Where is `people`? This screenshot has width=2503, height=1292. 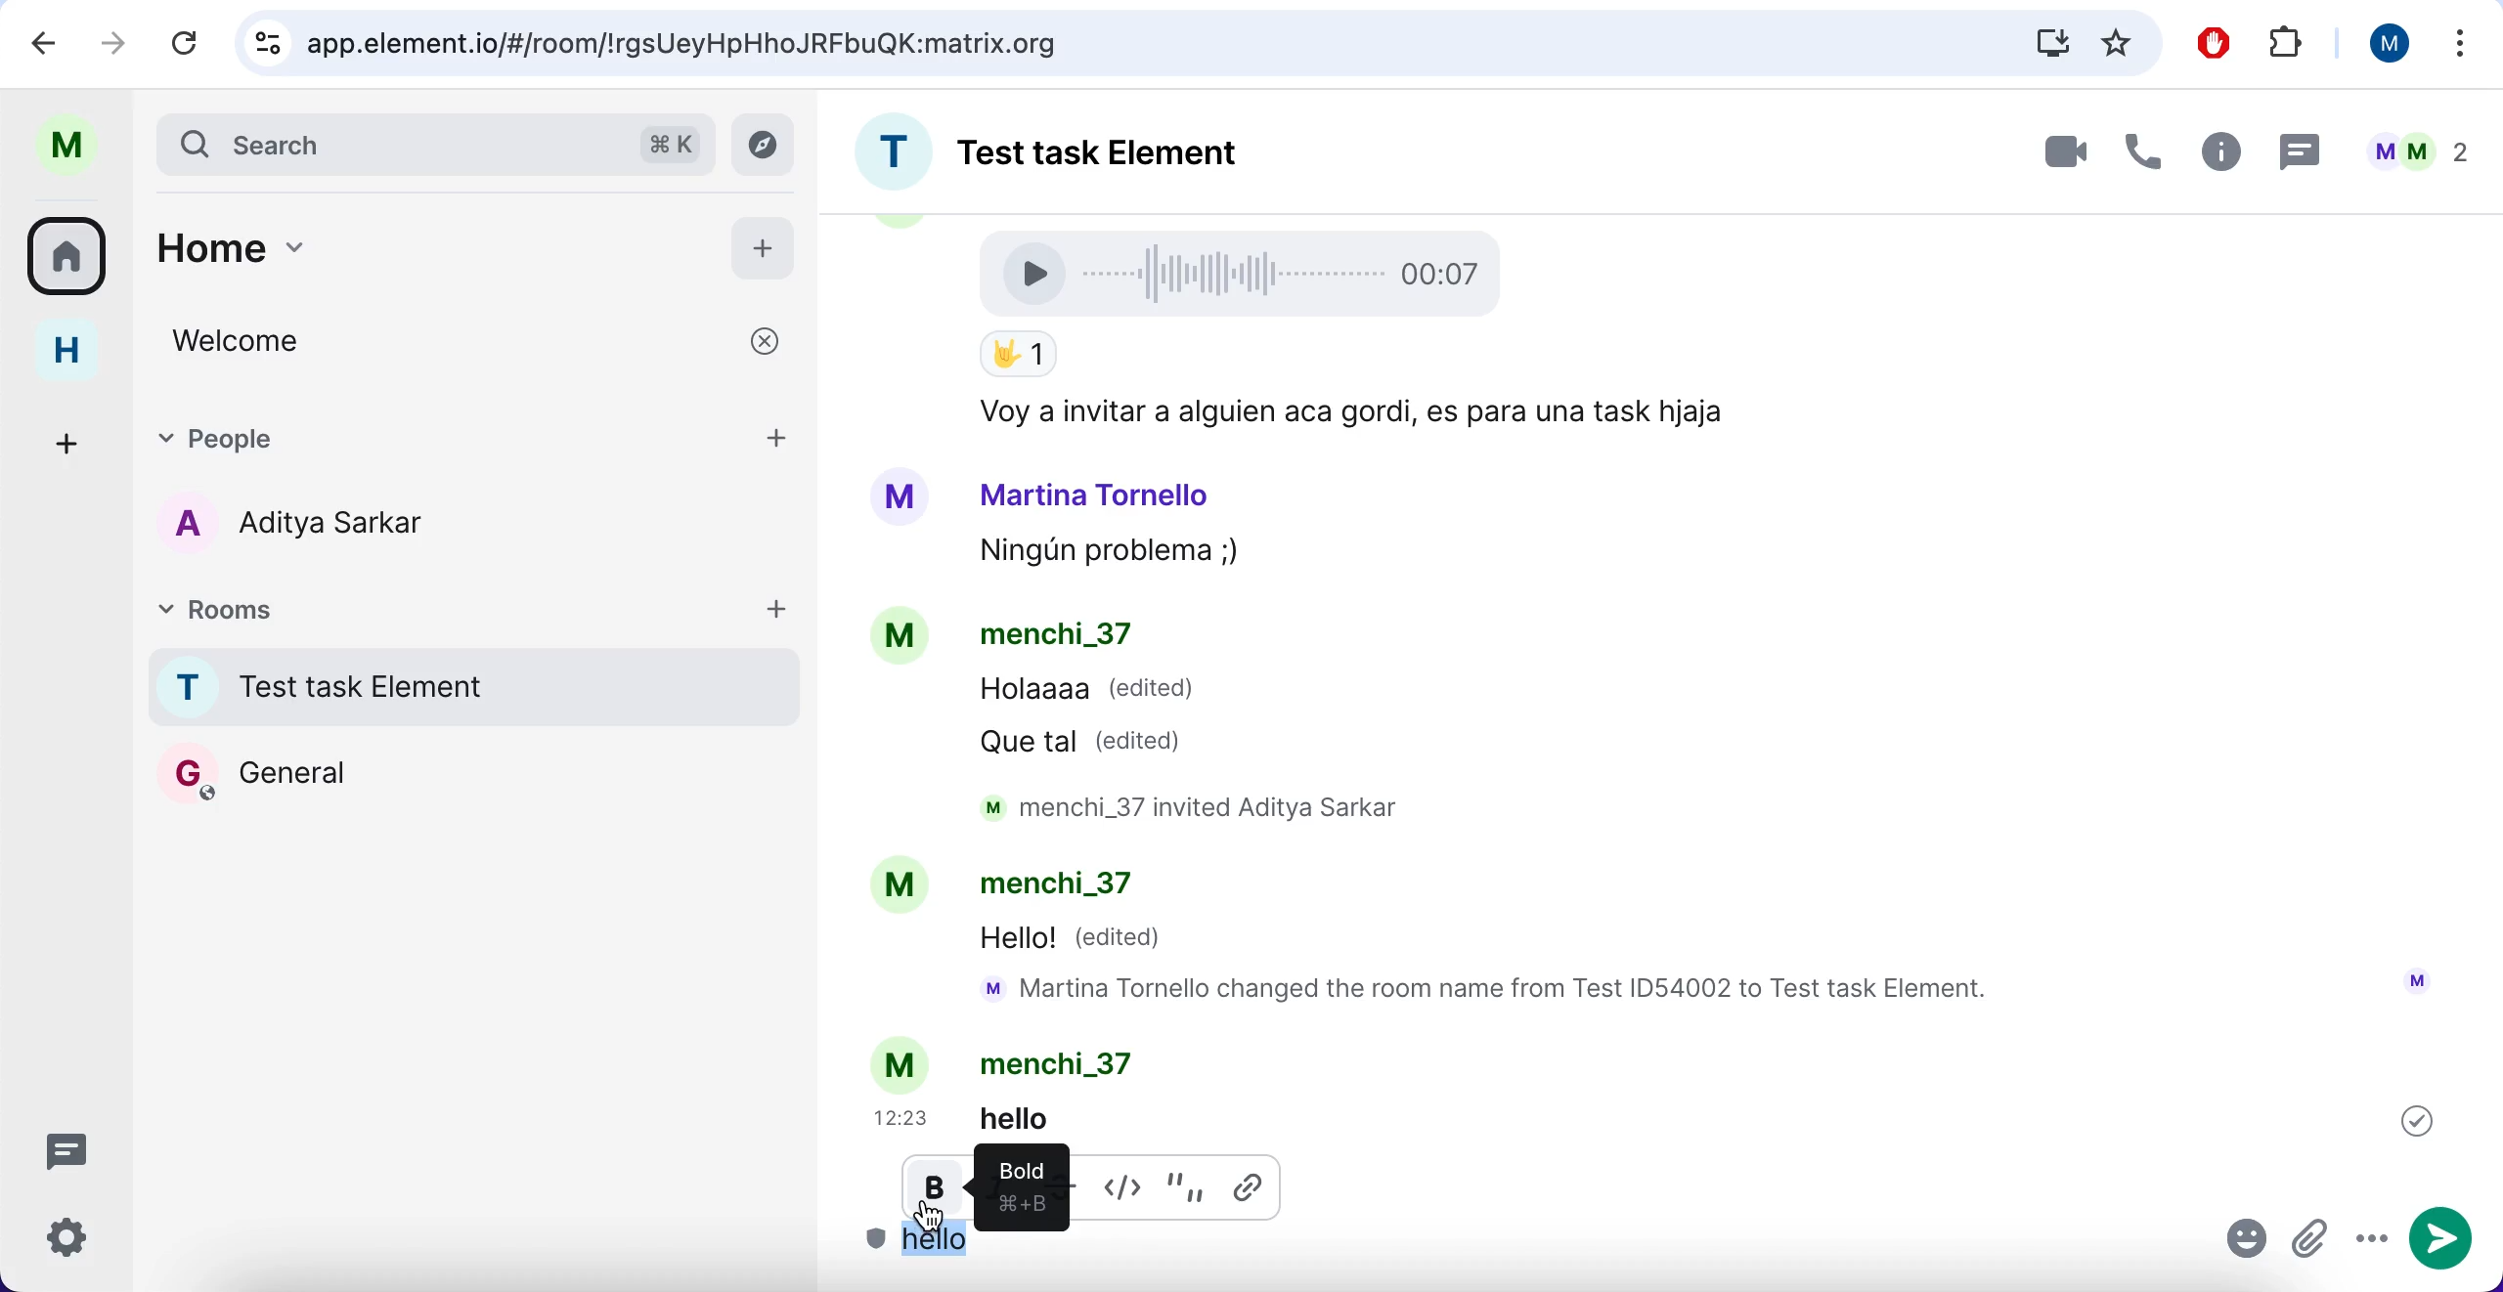
people is located at coordinates (417, 435).